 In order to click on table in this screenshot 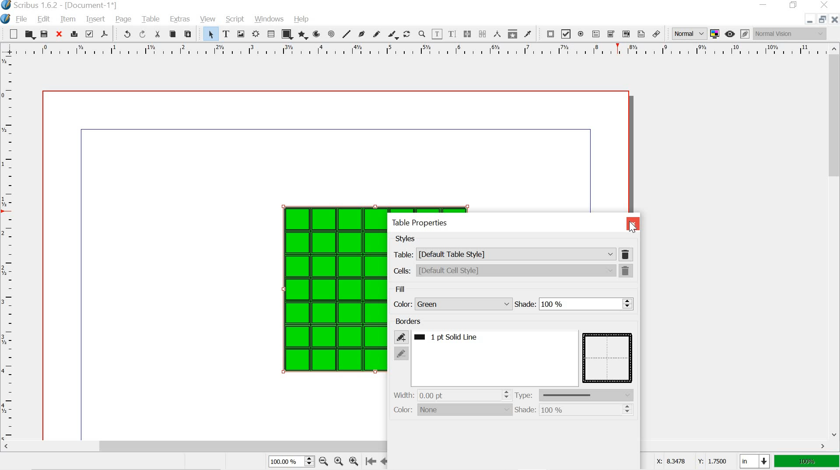, I will do `click(272, 33)`.